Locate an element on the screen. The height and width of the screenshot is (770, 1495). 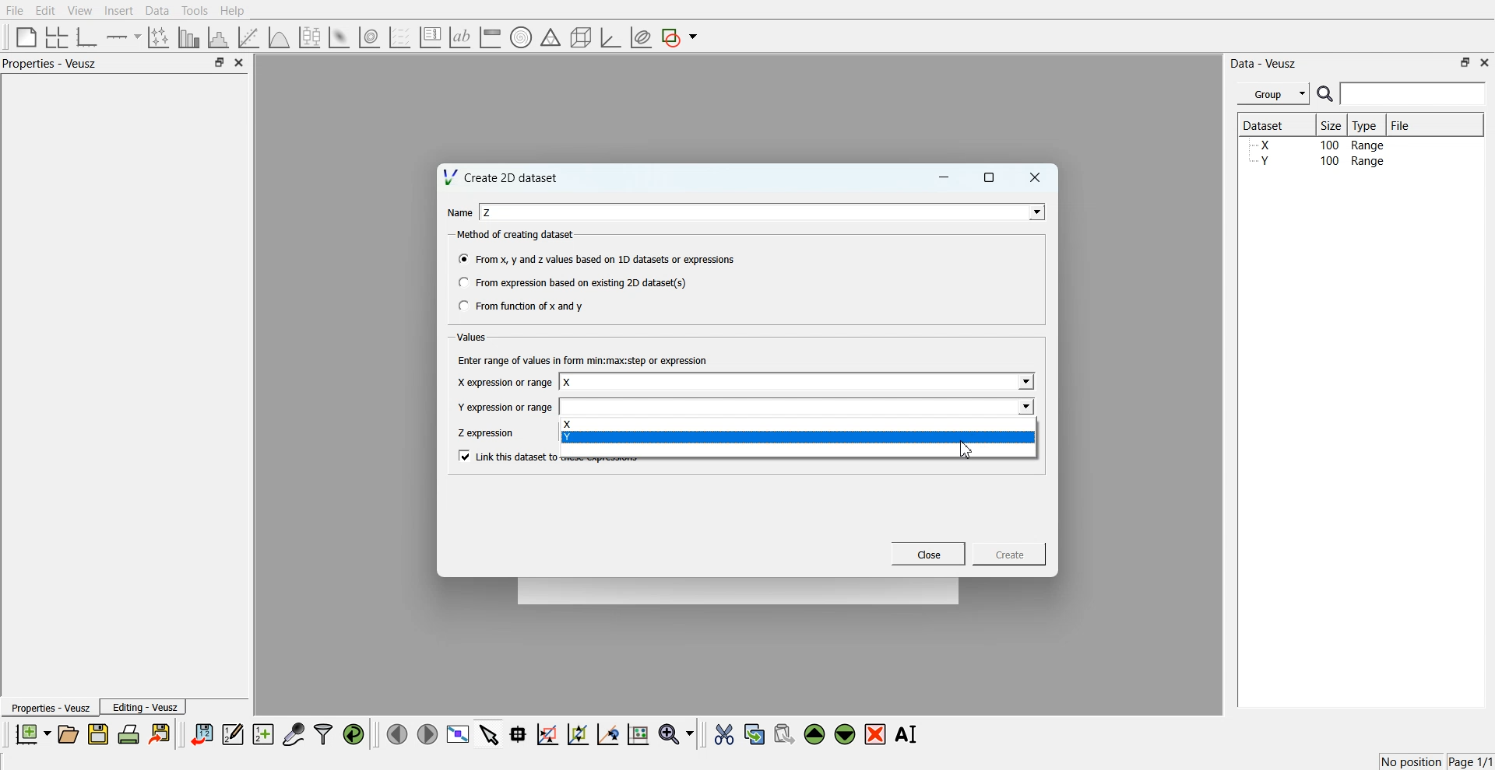
Type is located at coordinates (1367, 124).